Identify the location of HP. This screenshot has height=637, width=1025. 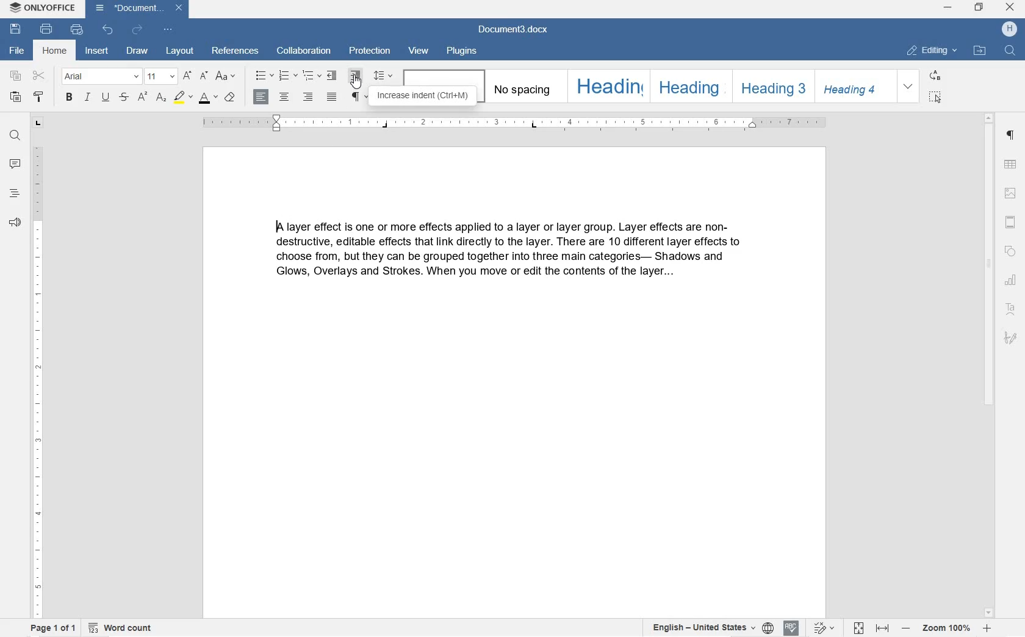
(1009, 29).